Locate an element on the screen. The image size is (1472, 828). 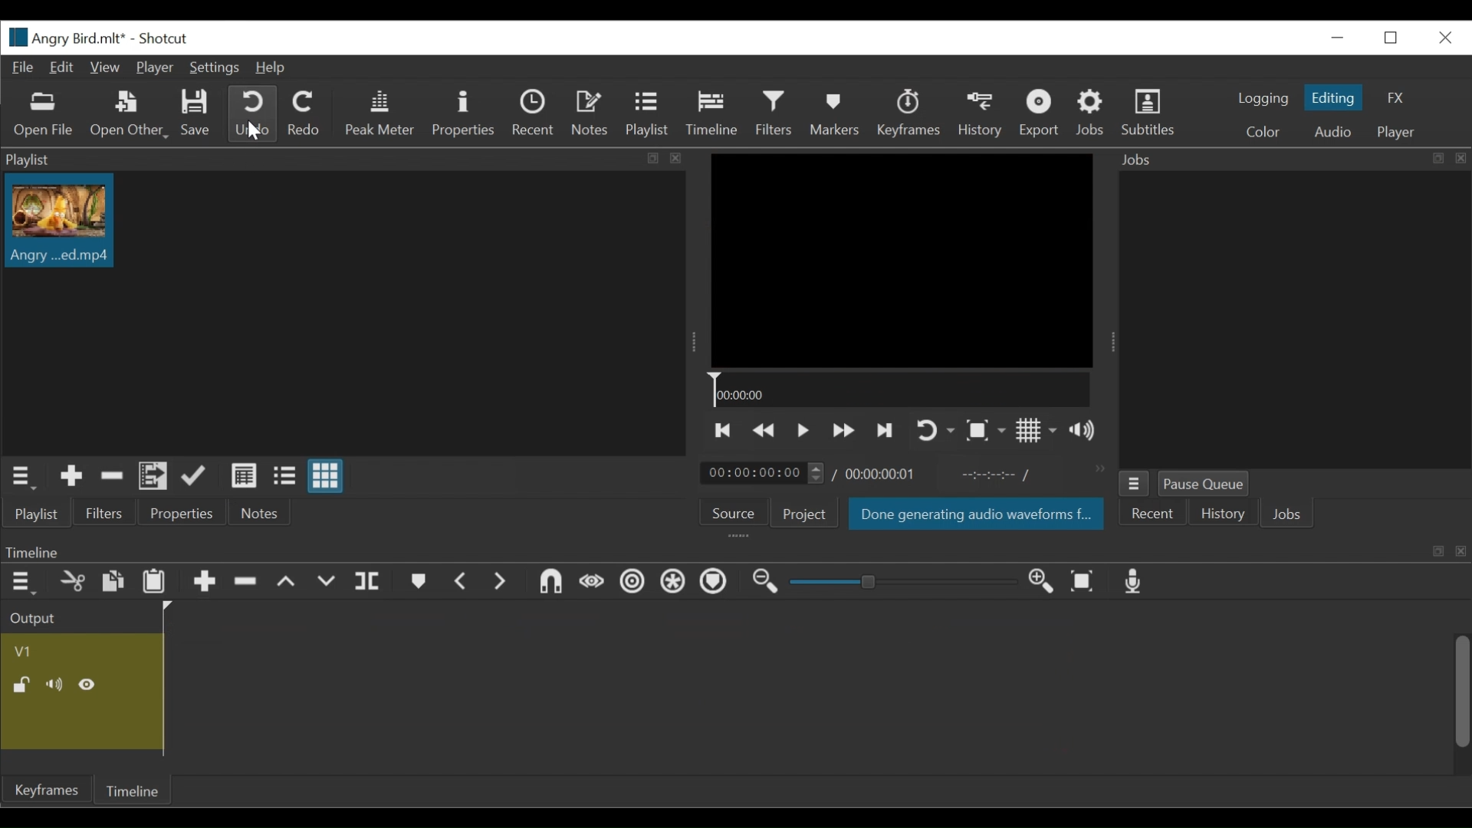
Saved is located at coordinates (977, 513).